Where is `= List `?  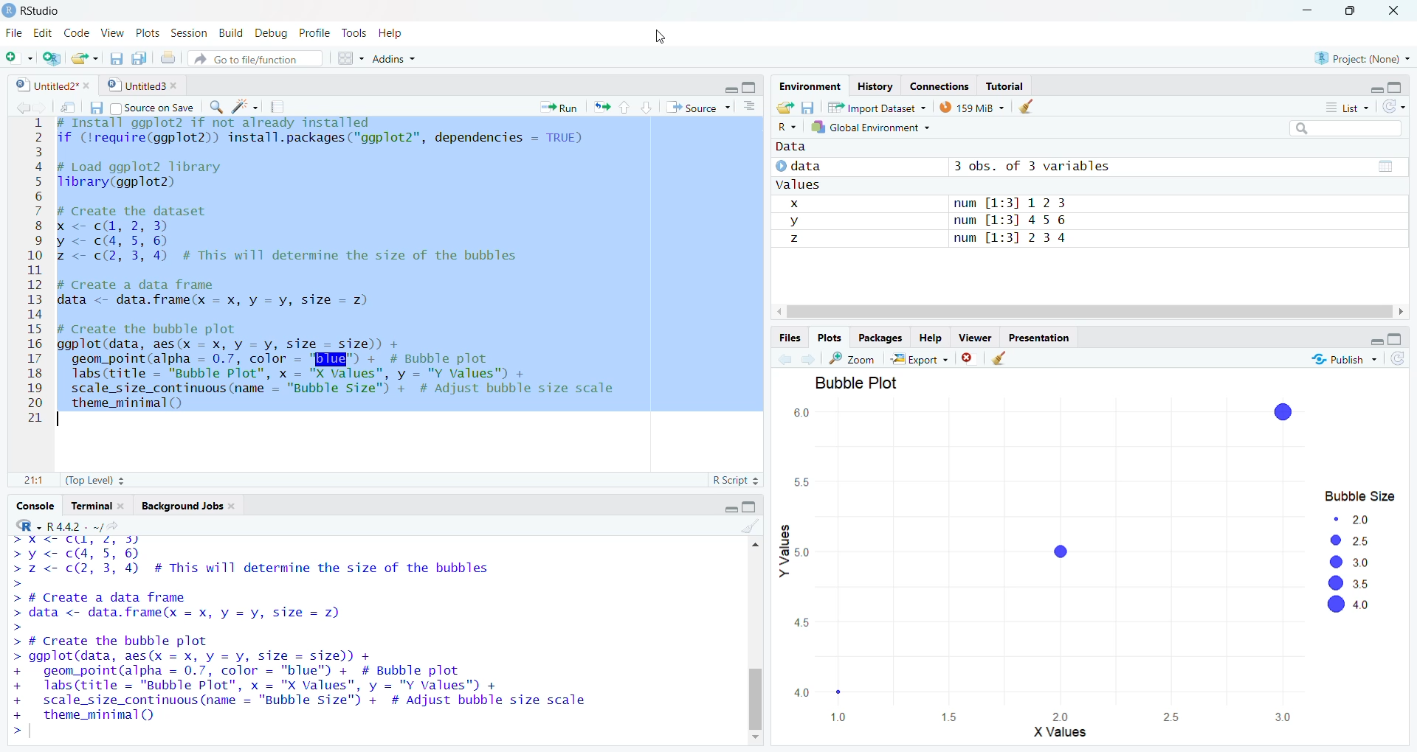 = List  is located at coordinates (1340, 106).